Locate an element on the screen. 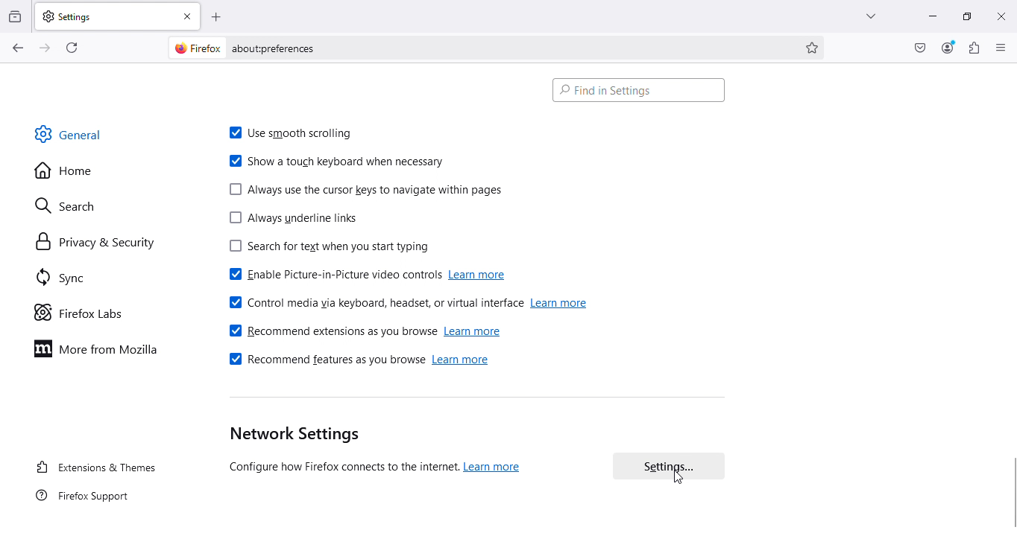  Firefox support is located at coordinates (84, 499).